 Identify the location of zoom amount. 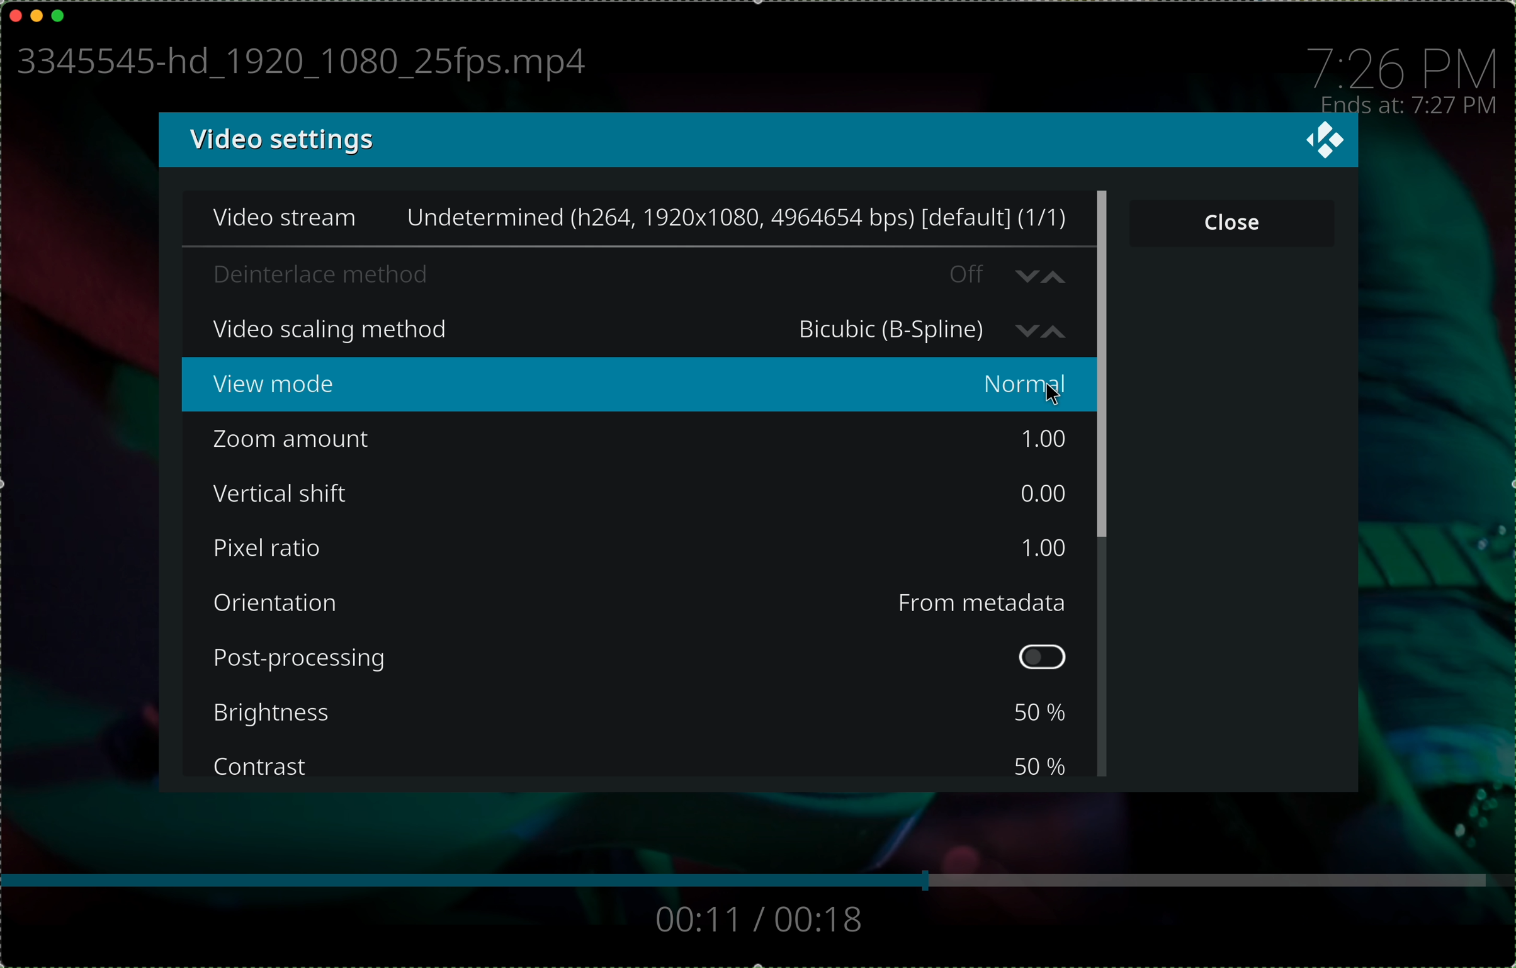
(291, 439).